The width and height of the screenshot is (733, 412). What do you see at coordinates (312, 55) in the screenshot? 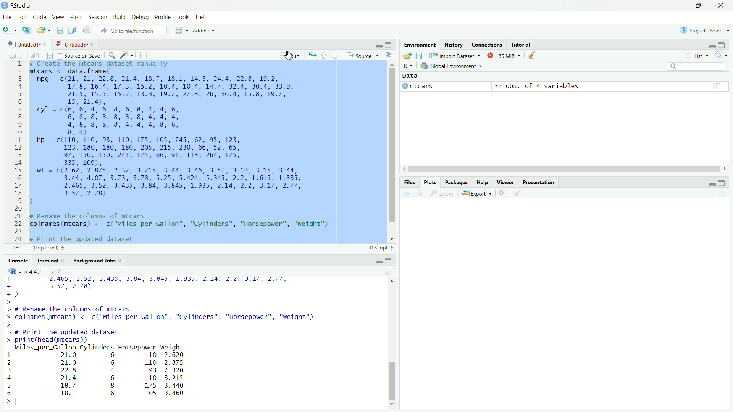
I see `move` at bounding box center [312, 55].